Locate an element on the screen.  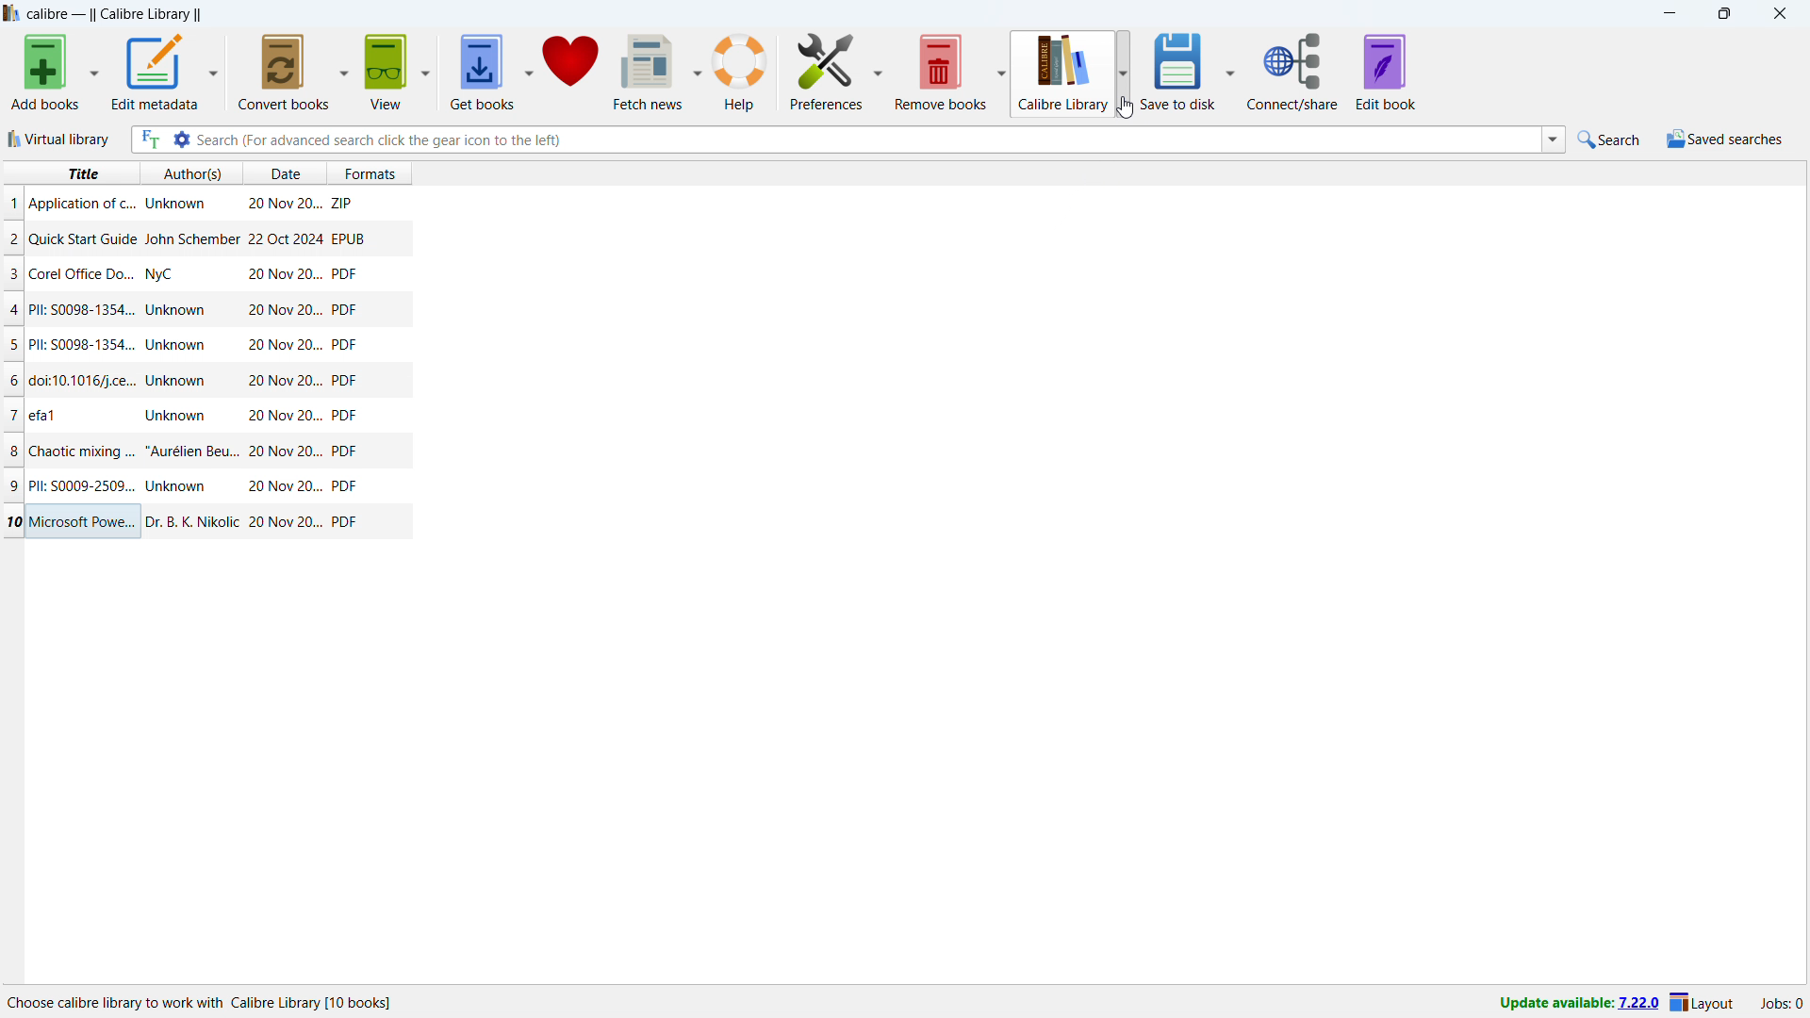
remove books is located at coordinates (941, 72).